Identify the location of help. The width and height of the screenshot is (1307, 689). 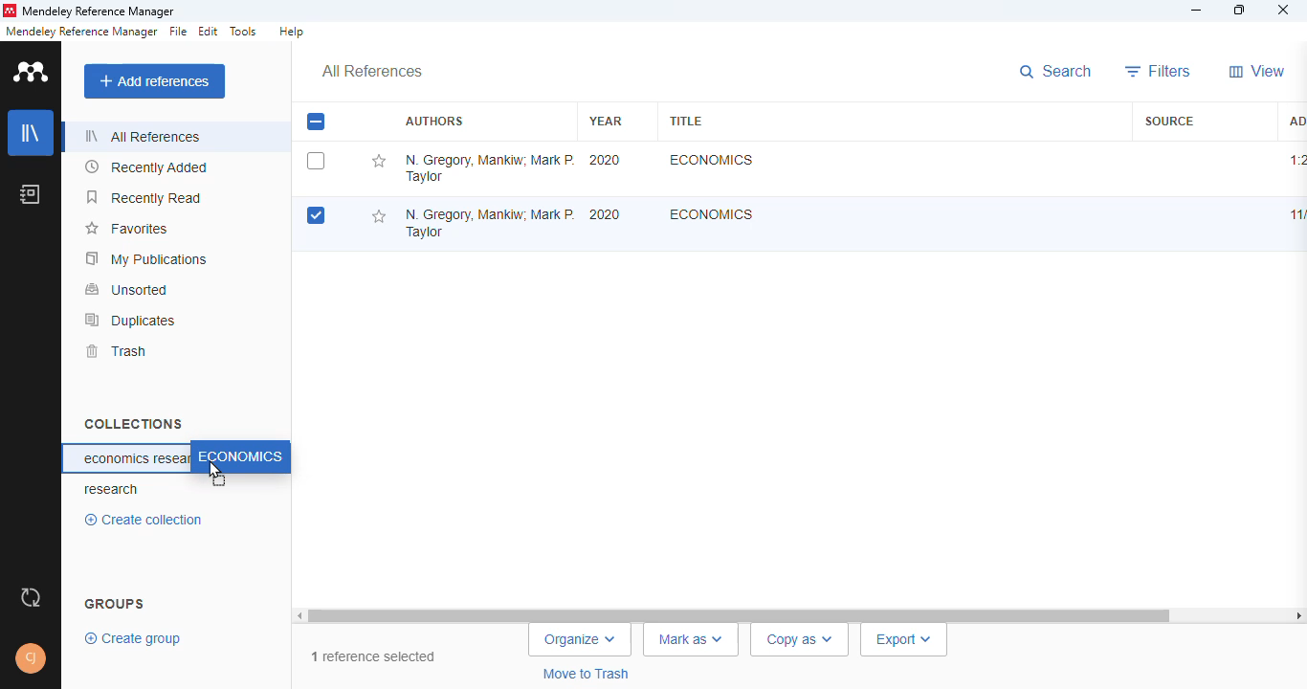
(291, 32).